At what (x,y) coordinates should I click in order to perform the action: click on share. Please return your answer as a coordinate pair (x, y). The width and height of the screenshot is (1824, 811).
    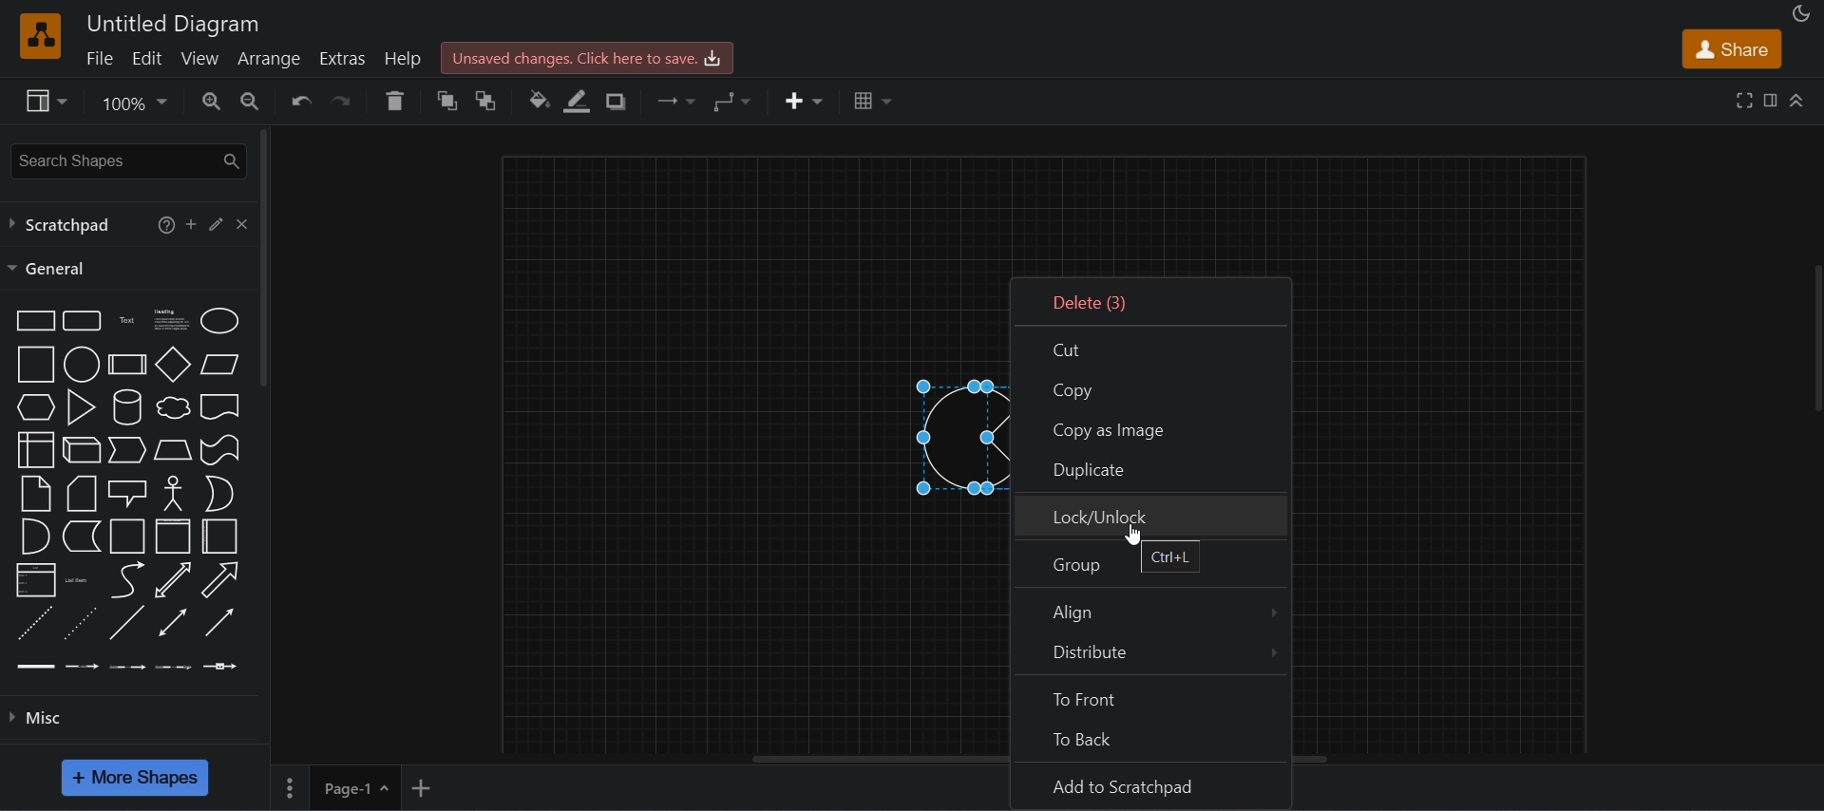
    Looking at the image, I should click on (1731, 49).